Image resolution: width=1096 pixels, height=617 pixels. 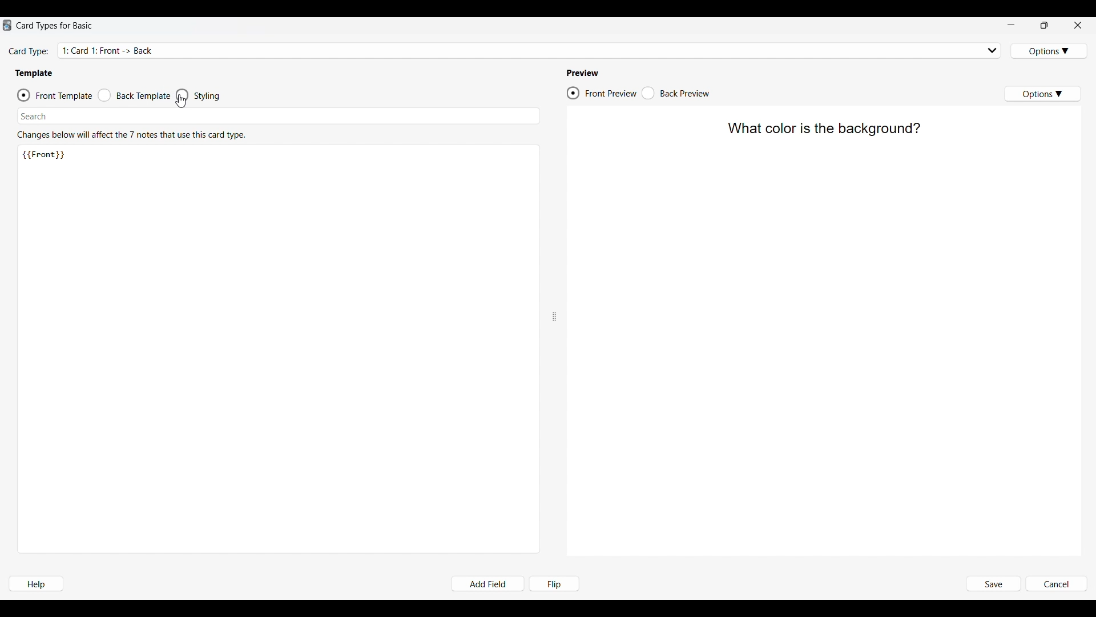 I want to click on Card type options, so click(x=1050, y=51).